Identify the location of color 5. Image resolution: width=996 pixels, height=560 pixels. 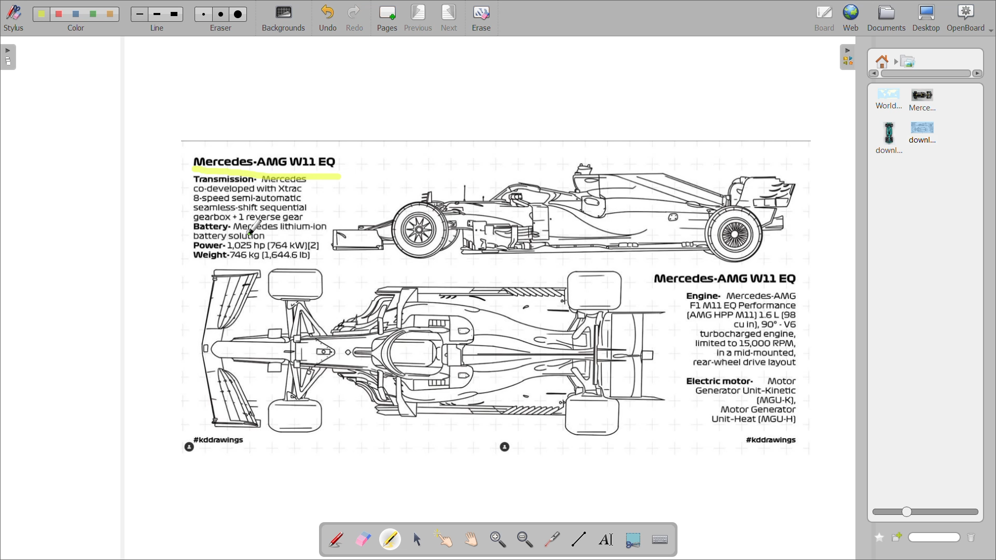
(111, 14).